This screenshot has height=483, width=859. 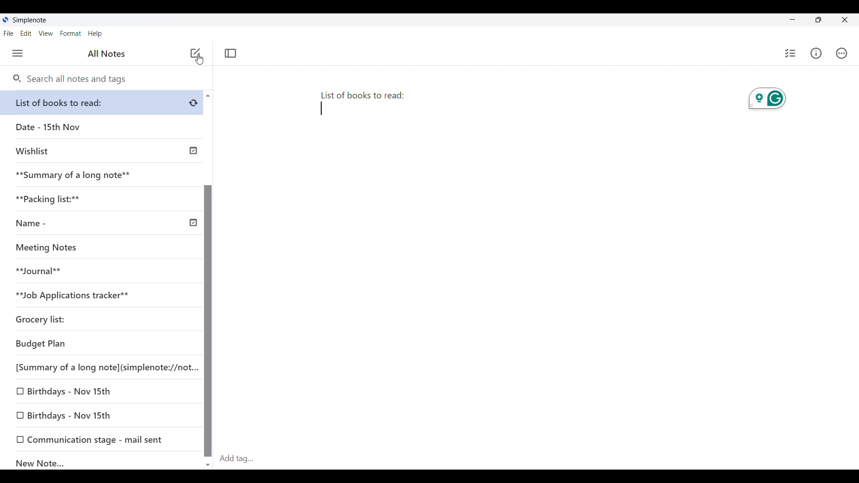 I want to click on All Notes, so click(x=105, y=54).